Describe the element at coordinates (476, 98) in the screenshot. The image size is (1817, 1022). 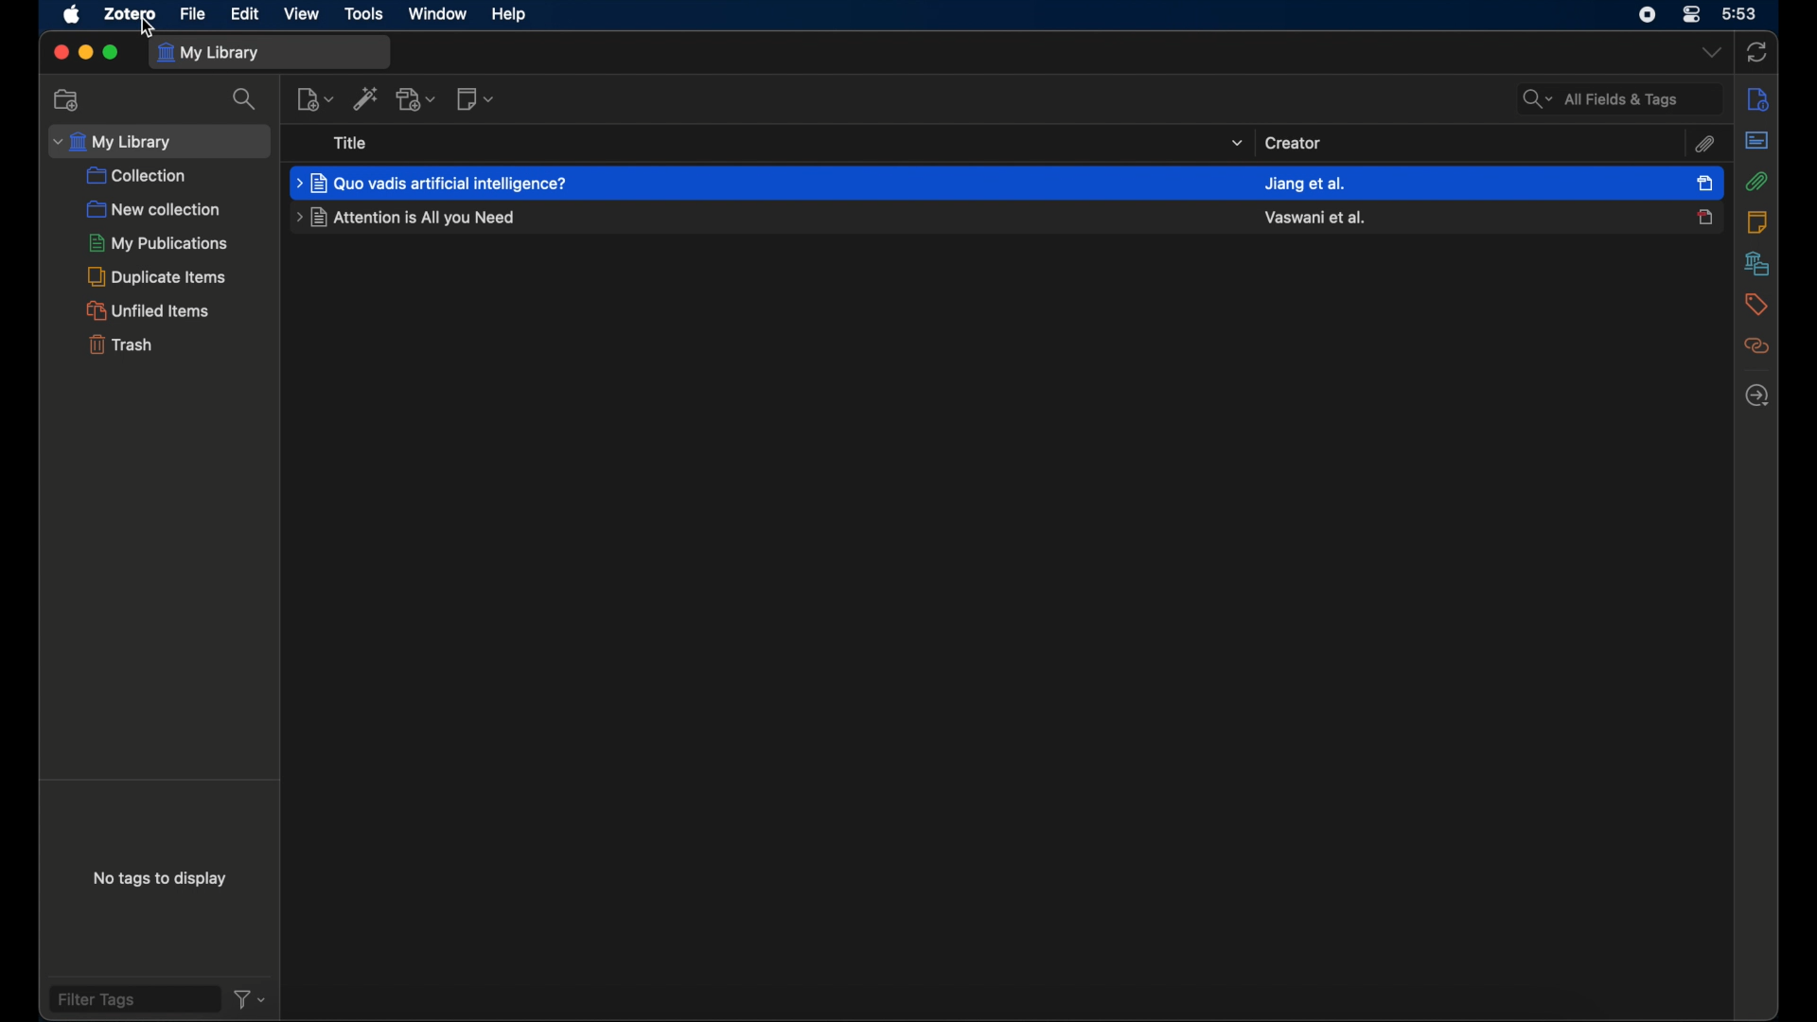
I see `new note` at that location.